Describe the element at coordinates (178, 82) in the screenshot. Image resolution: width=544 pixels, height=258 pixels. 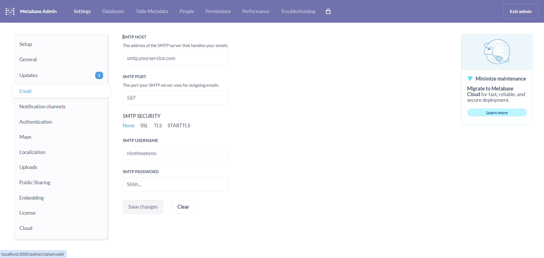
I see `SMTP PORT HEADING` at that location.